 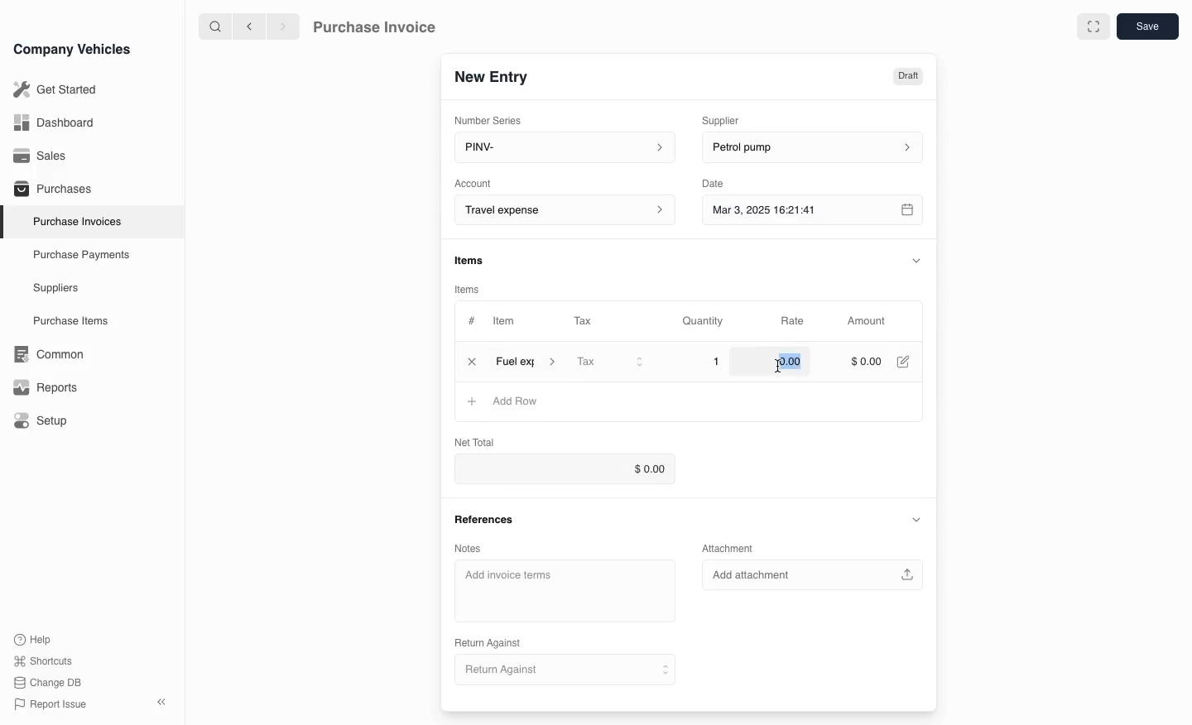 What do you see at coordinates (562, 670) in the screenshot?
I see `Return Against` at bounding box center [562, 670].